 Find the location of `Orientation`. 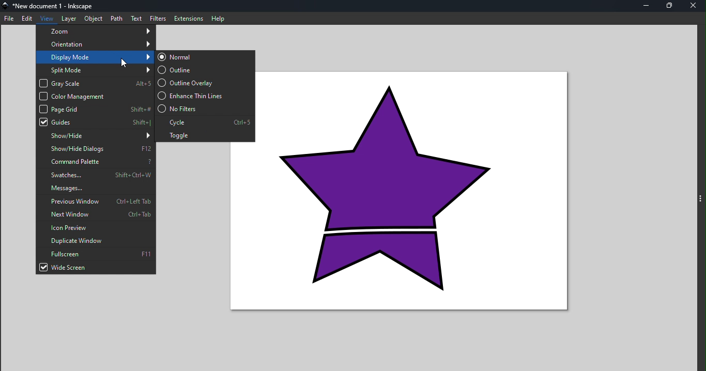

Orientation is located at coordinates (96, 44).